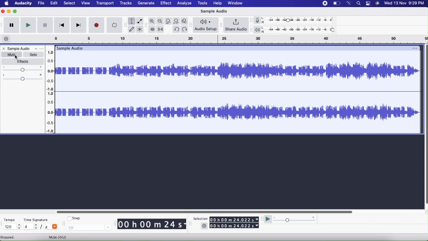  I want to click on Snap, so click(74, 219).